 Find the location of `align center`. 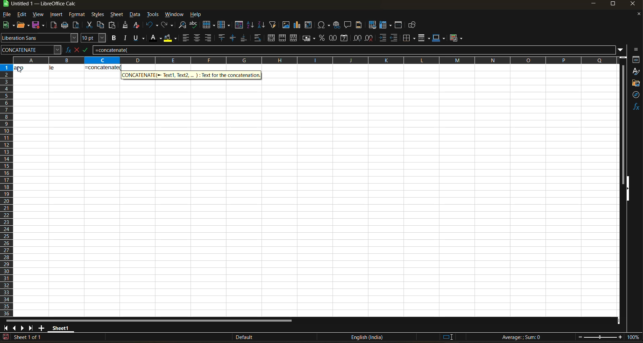

align center is located at coordinates (197, 38).